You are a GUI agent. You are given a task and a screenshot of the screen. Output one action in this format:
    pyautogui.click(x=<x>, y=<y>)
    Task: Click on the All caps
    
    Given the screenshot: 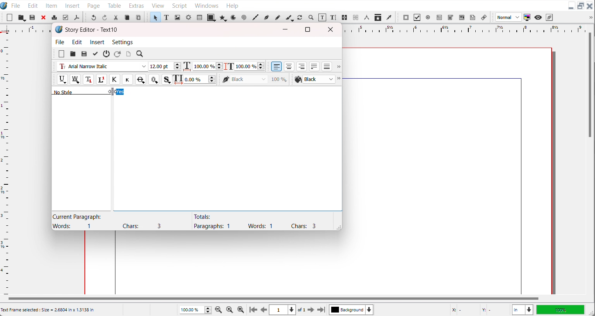 What is the action you would take?
    pyautogui.click(x=114, y=79)
    